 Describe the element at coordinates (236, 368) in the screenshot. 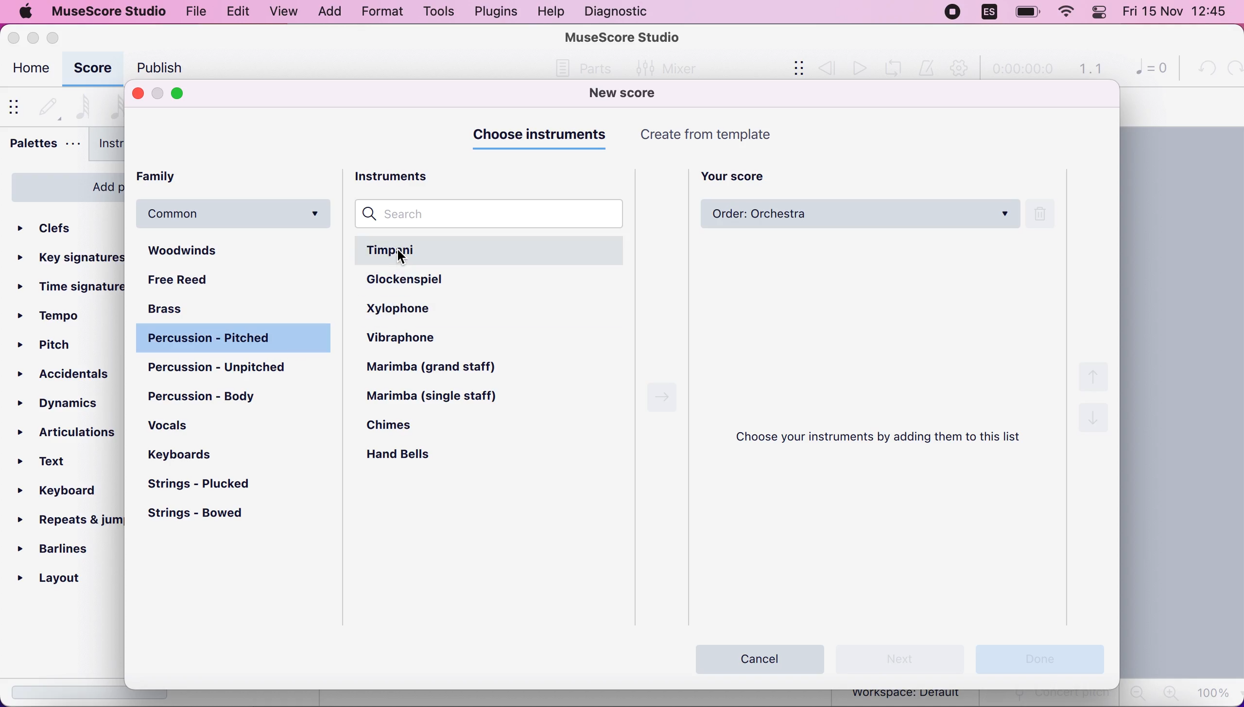

I see `percussion - unpitched` at that location.